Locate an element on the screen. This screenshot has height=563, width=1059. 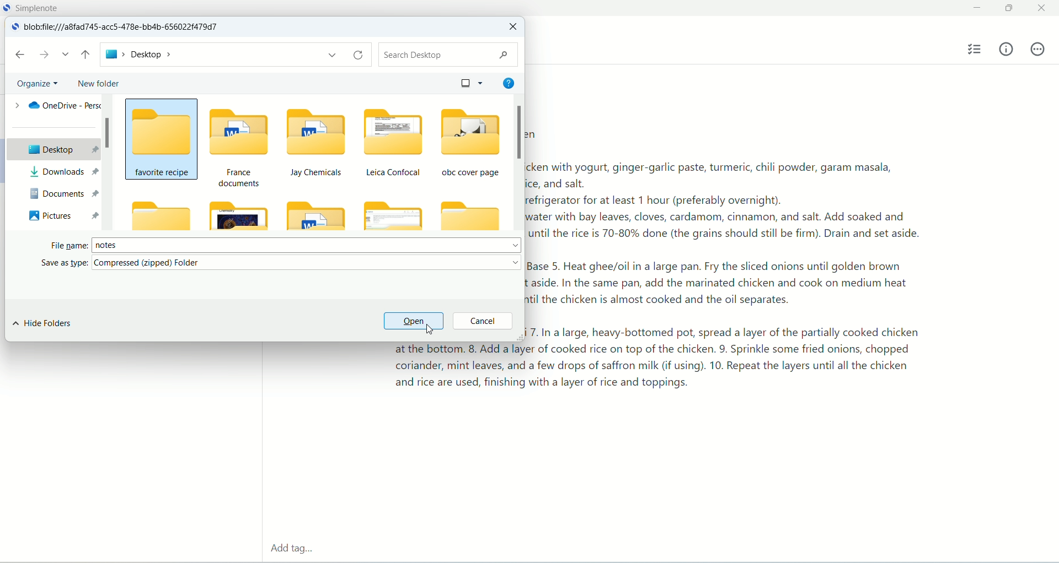
vertical scroll bar is located at coordinates (517, 163).